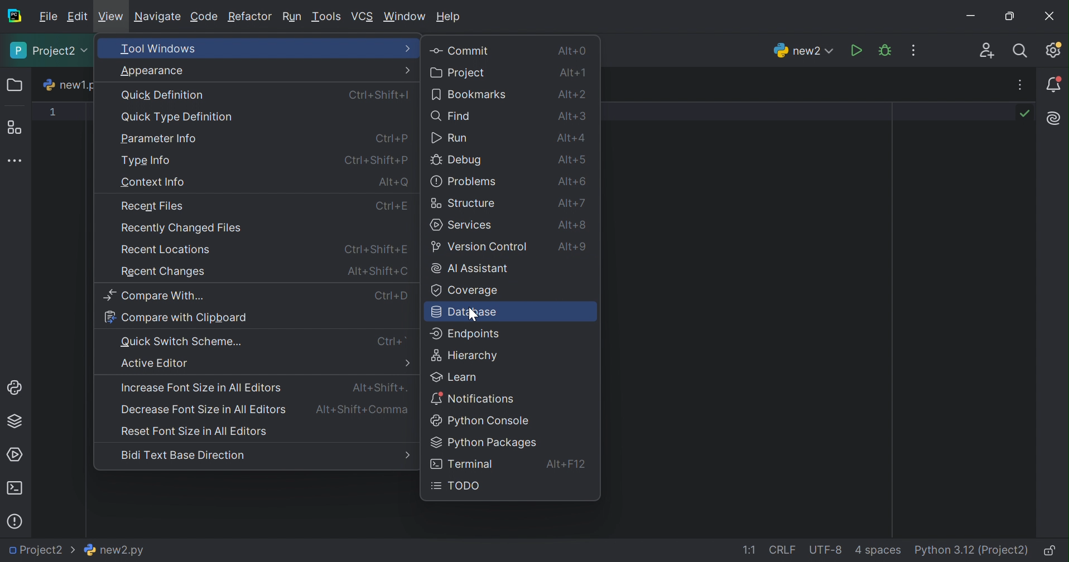 Image resolution: width=1069 pixels, height=562 pixels. What do you see at coordinates (71, 85) in the screenshot?
I see `new1.py` at bounding box center [71, 85].